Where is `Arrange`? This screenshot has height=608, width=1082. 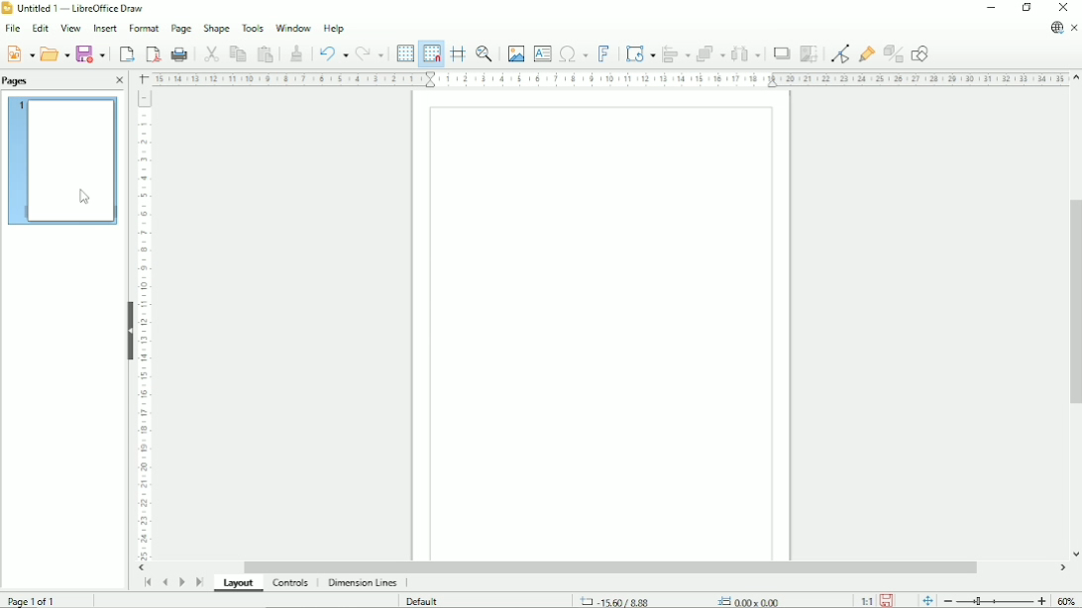 Arrange is located at coordinates (710, 53).